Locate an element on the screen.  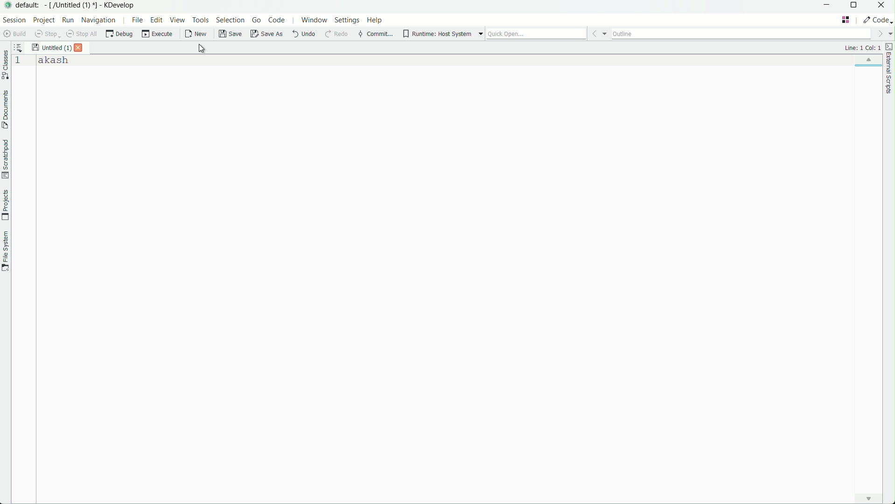
execute actions to change the area is located at coordinates (877, 20).